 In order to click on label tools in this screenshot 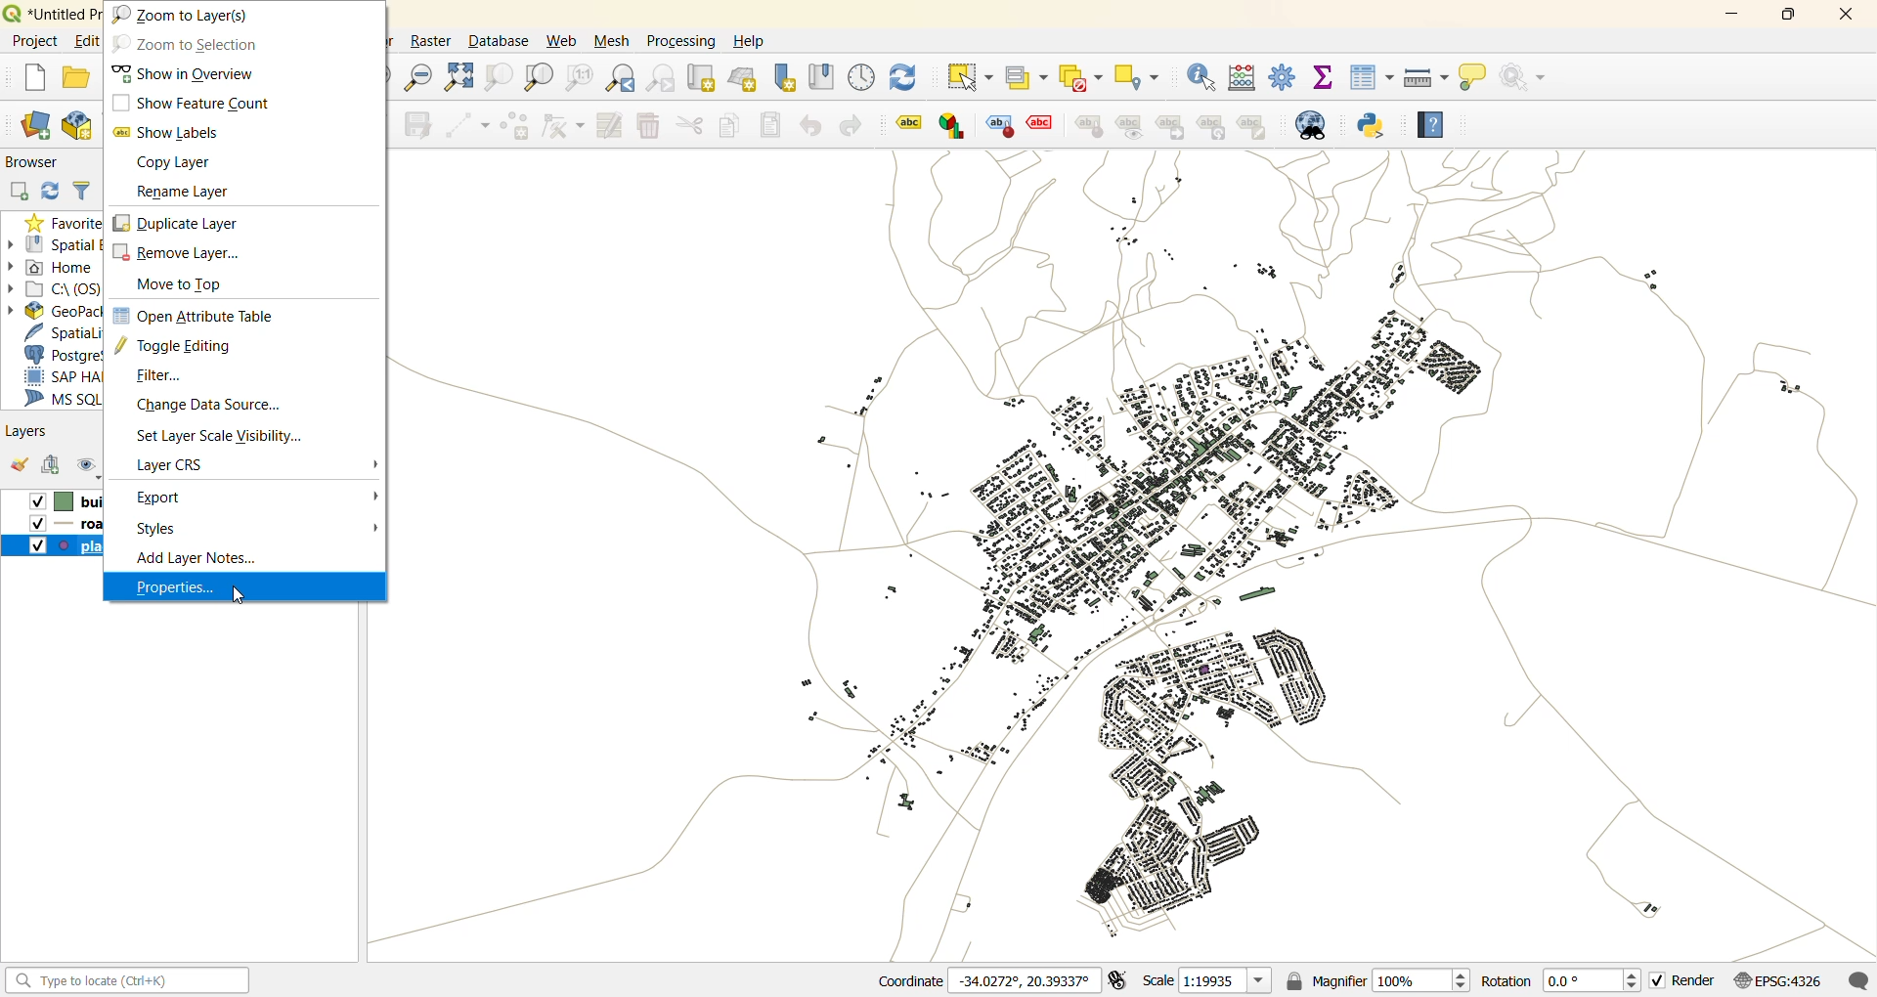, I will do `click(1084, 128)`.